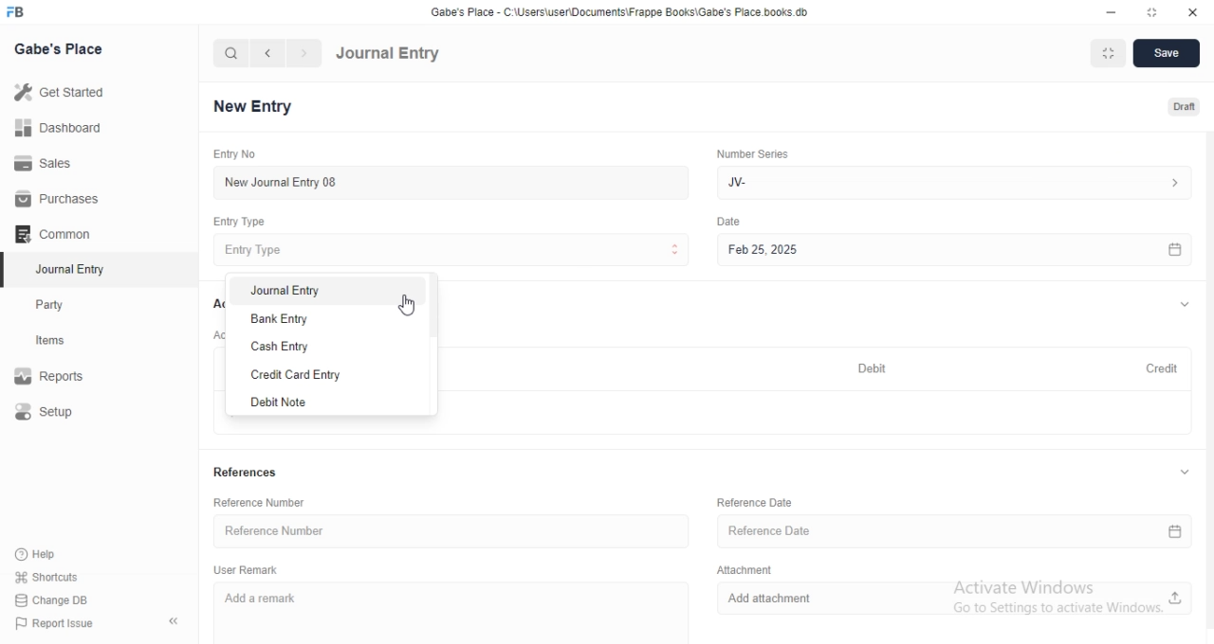  I want to click on Attachment, so click(742, 569).